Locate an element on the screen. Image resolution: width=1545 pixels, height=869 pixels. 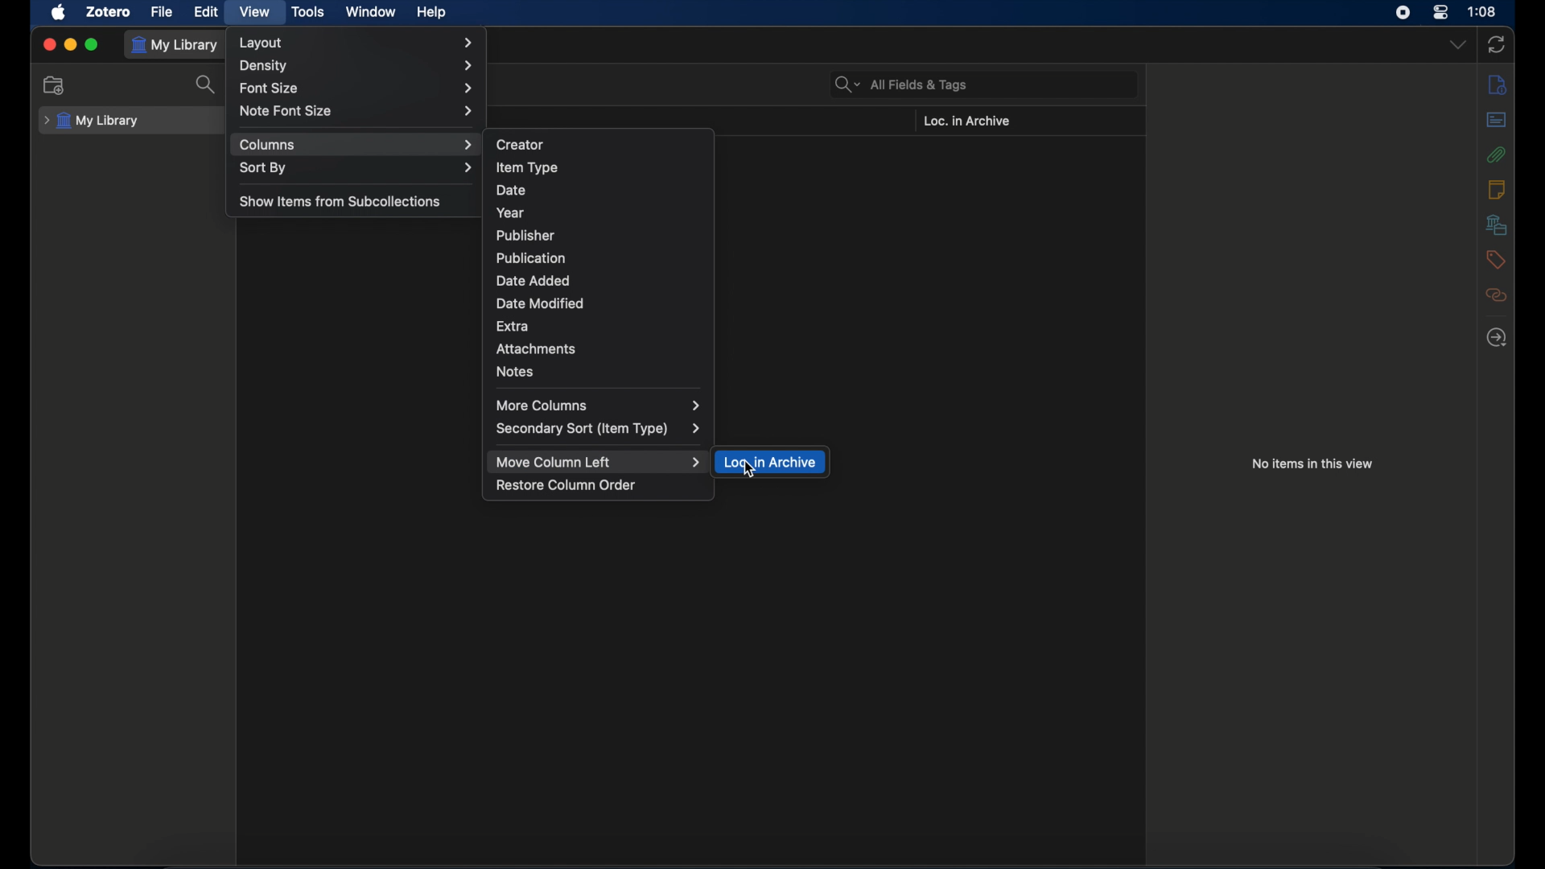
search bar is located at coordinates (901, 84).